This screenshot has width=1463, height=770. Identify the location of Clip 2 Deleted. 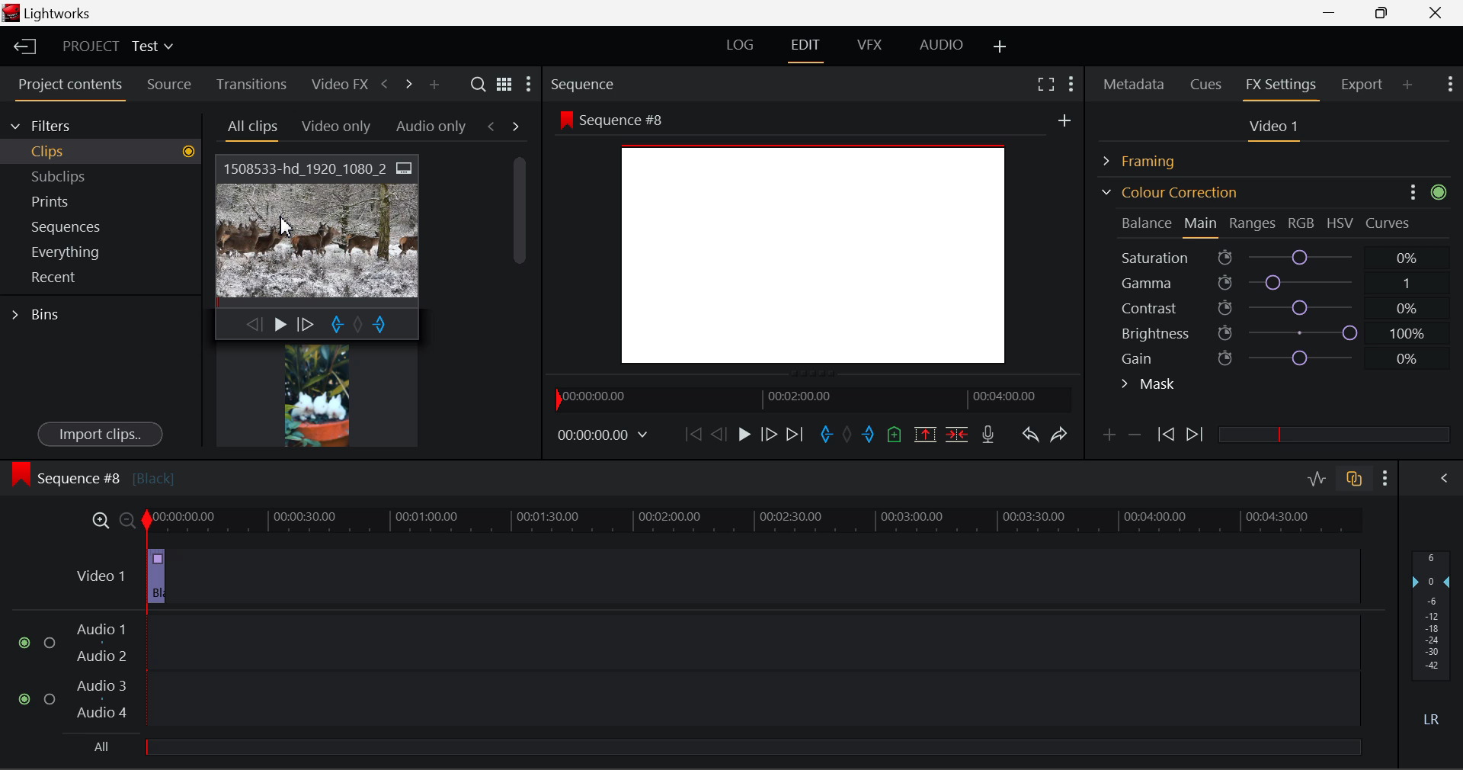
(704, 577).